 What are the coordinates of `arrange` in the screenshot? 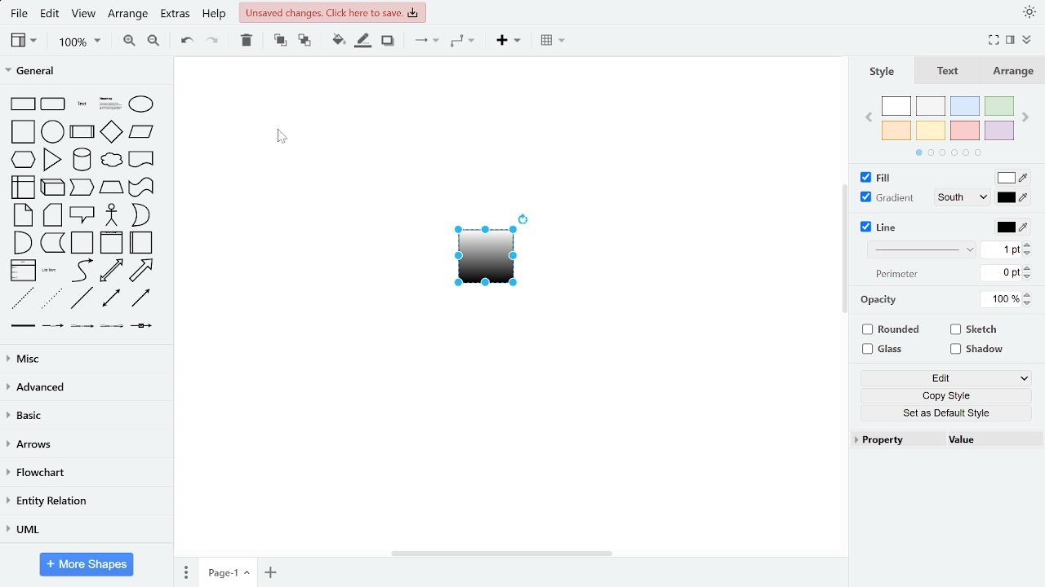 It's located at (1012, 73).